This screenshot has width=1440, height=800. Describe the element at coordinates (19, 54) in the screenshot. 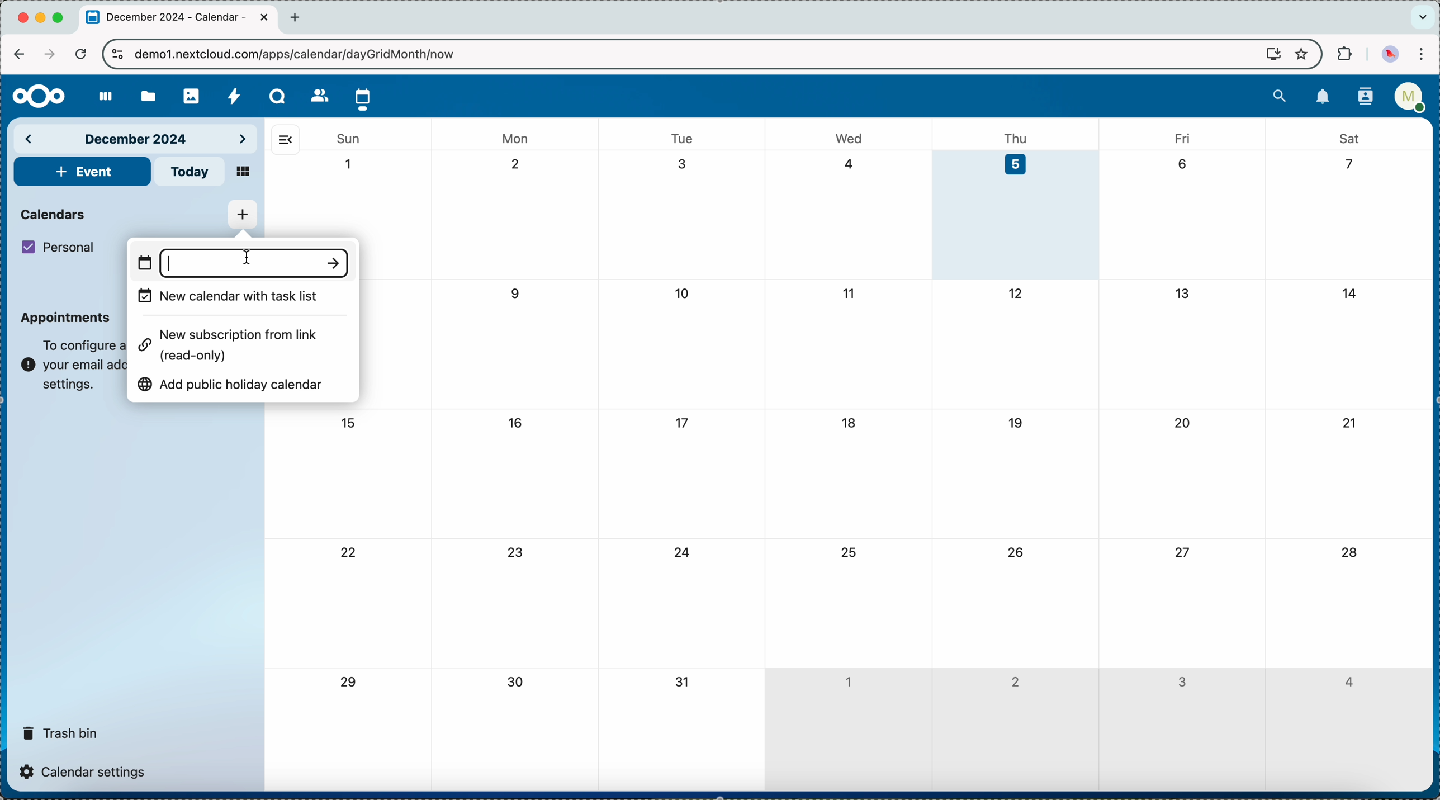

I see `navigate back` at that location.